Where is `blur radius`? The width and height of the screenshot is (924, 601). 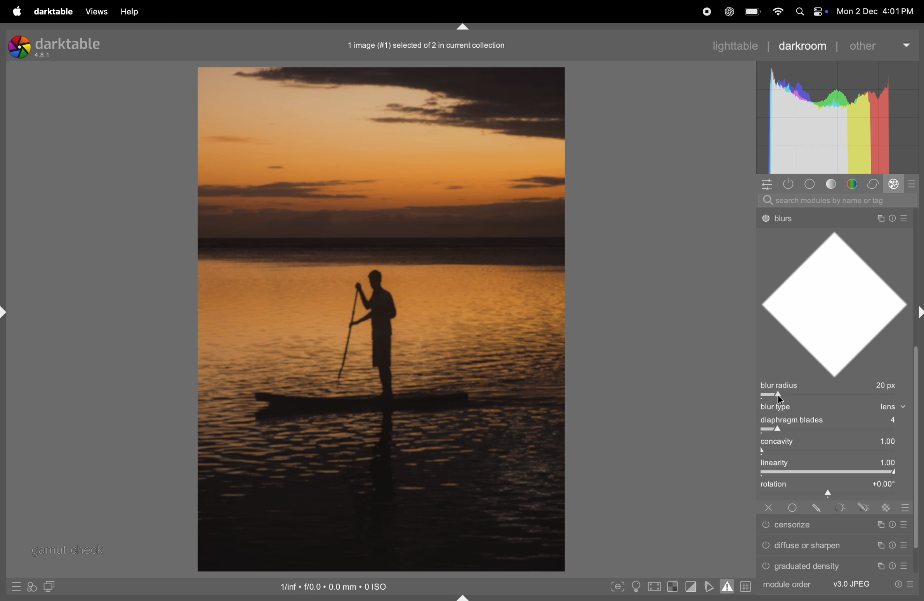
blur radius is located at coordinates (834, 385).